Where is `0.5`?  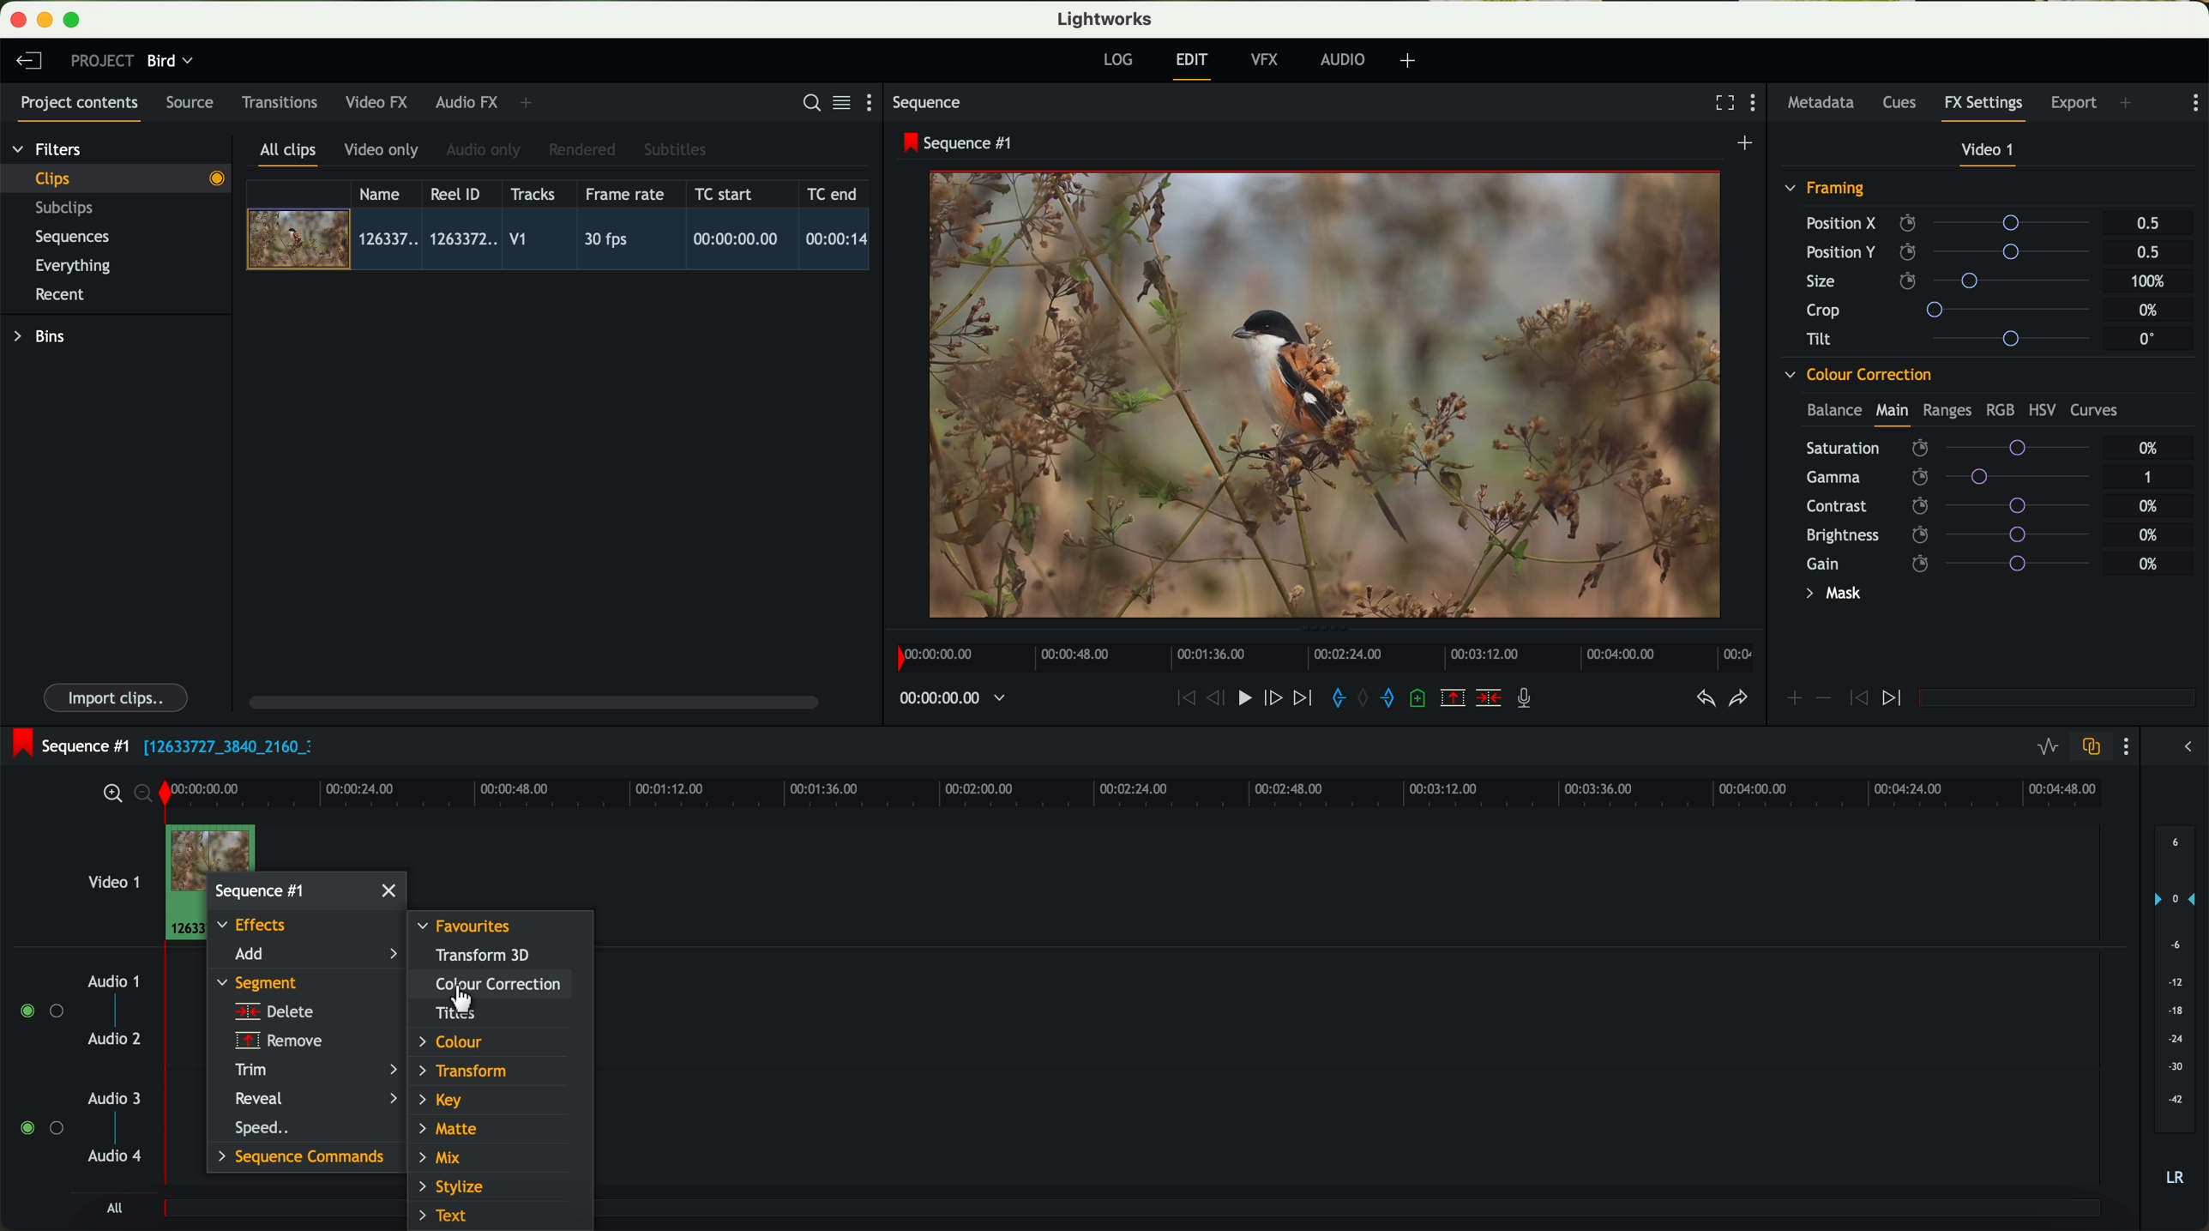
0.5 is located at coordinates (2148, 224).